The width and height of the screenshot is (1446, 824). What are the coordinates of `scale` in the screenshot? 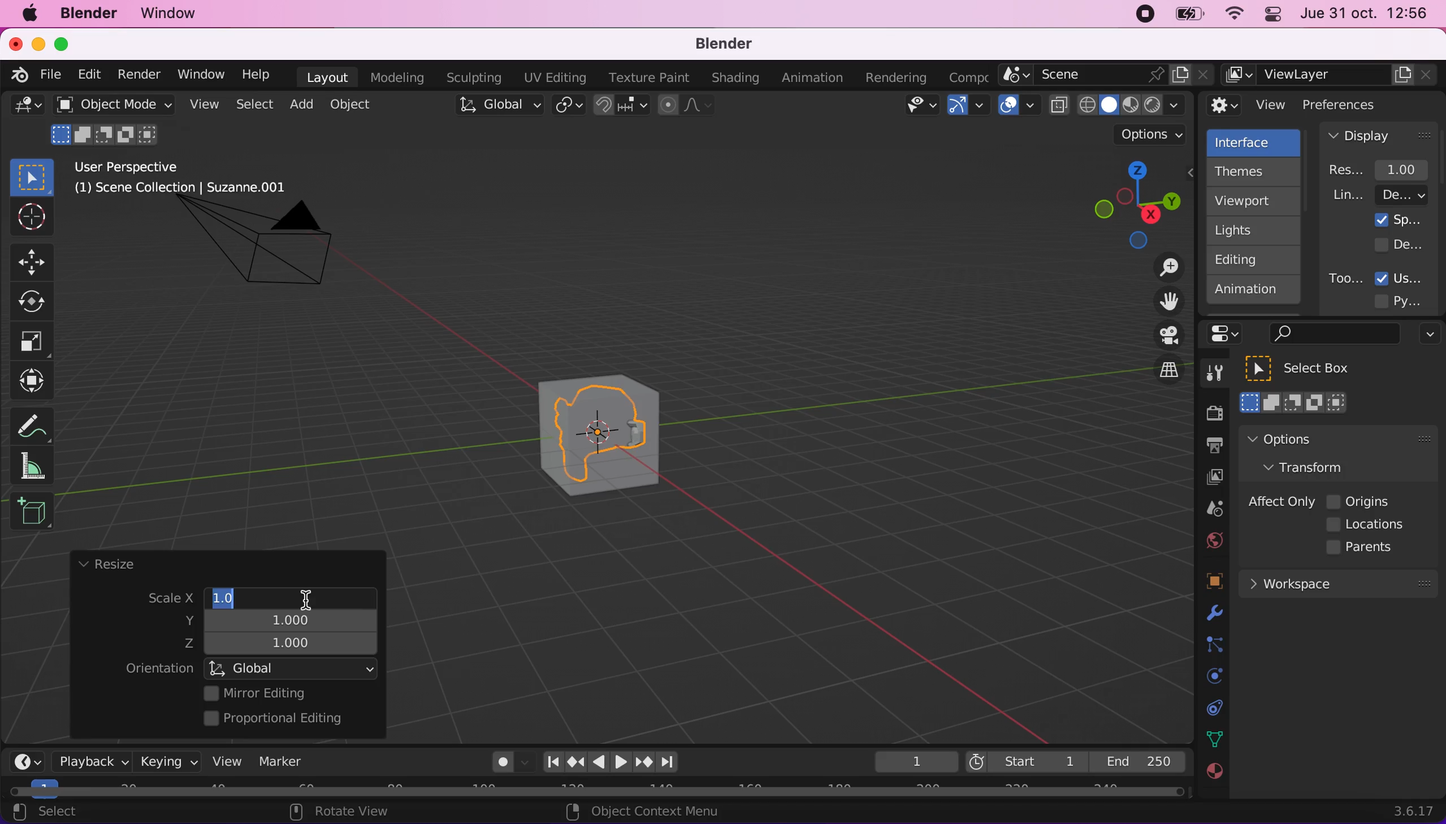 It's located at (160, 599).